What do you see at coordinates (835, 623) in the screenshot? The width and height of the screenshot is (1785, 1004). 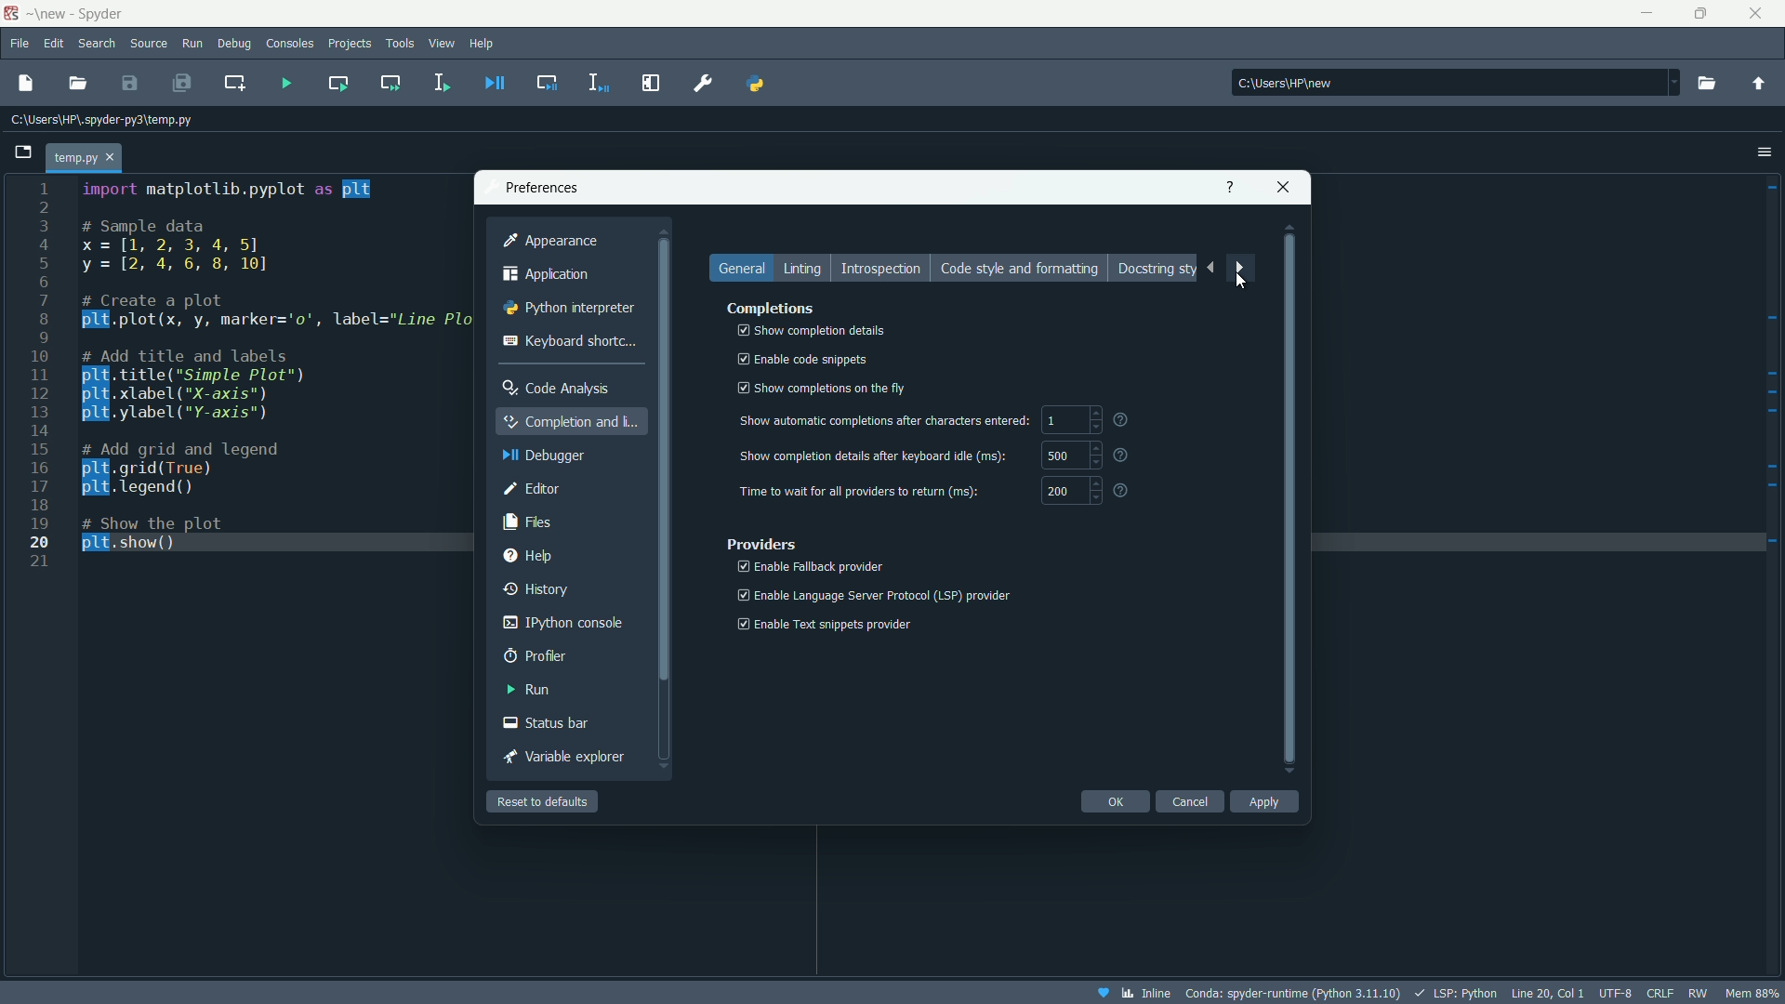 I see `enable text snippets provider` at bounding box center [835, 623].